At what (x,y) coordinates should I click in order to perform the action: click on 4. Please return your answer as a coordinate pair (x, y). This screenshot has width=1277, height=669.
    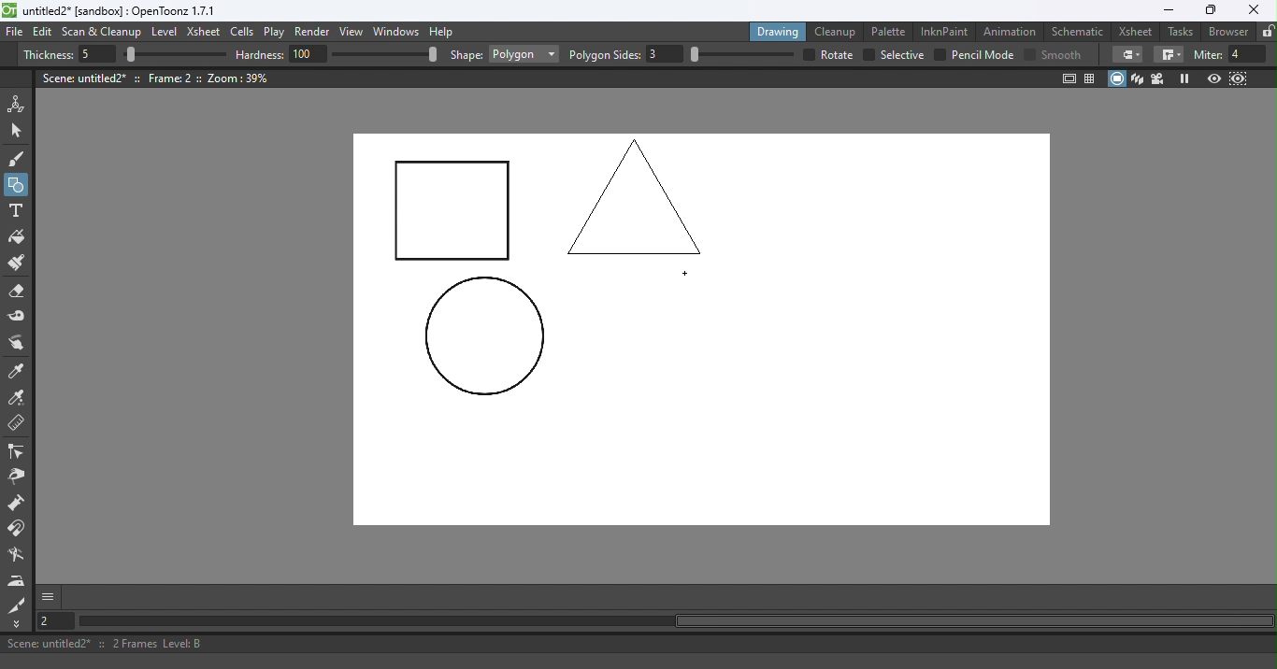
    Looking at the image, I should click on (1248, 54).